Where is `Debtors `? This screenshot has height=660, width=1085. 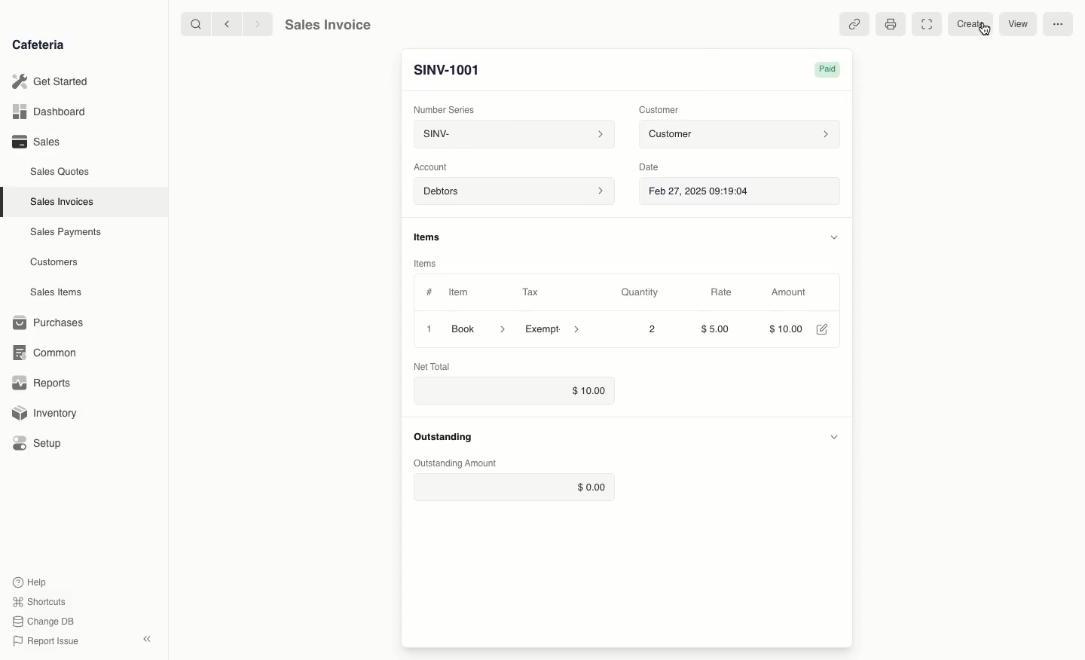
Debtors  is located at coordinates (514, 192).